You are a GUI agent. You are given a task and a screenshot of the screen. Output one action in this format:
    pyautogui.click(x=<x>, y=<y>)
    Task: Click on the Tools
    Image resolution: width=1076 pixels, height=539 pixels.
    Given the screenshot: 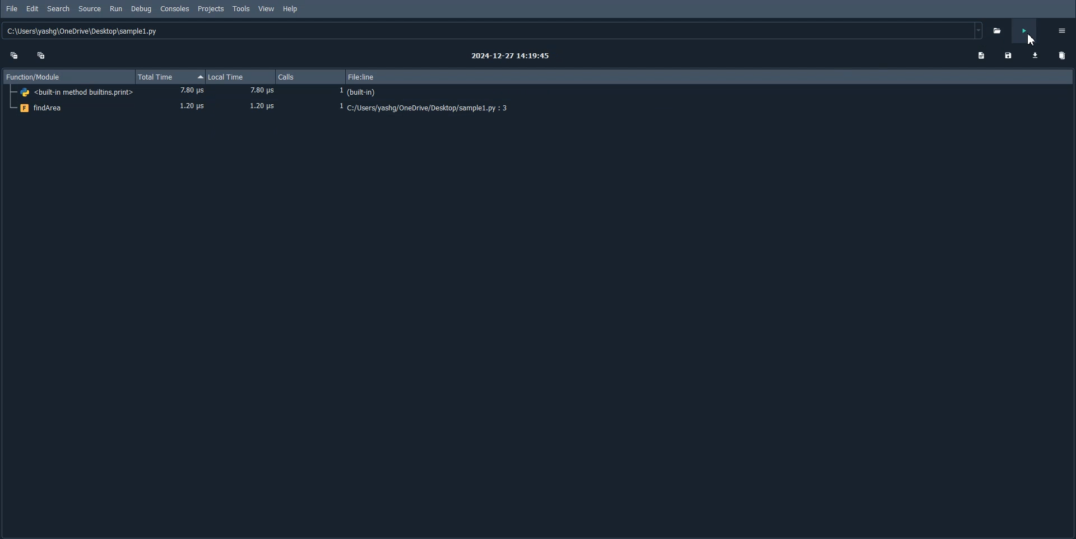 What is the action you would take?
    pyautogui.click(x=242, y=8)
    